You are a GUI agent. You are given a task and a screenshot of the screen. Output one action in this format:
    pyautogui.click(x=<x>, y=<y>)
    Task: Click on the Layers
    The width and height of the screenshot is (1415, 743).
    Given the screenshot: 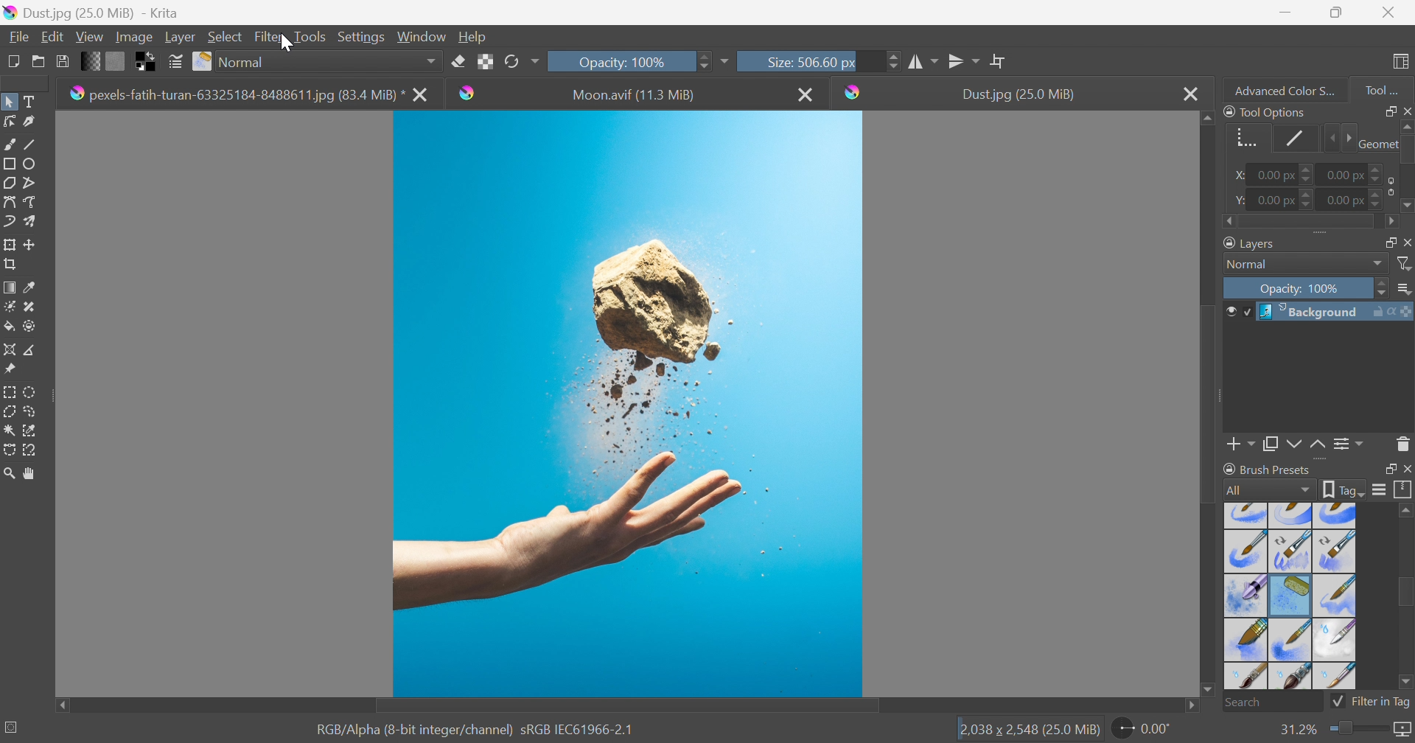 What is the action you would take?
    pyautogui.click(x=1385, y=240)
    